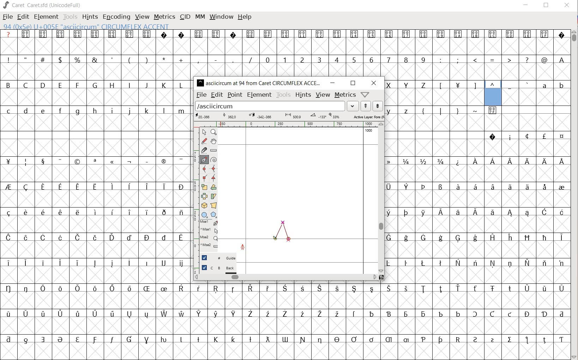 This screenshot has width=578, height=360. What do you see at coordinates (377, 106) in the screenshot?
I see `show the previous word on the list` at bounding box center [377, 106].